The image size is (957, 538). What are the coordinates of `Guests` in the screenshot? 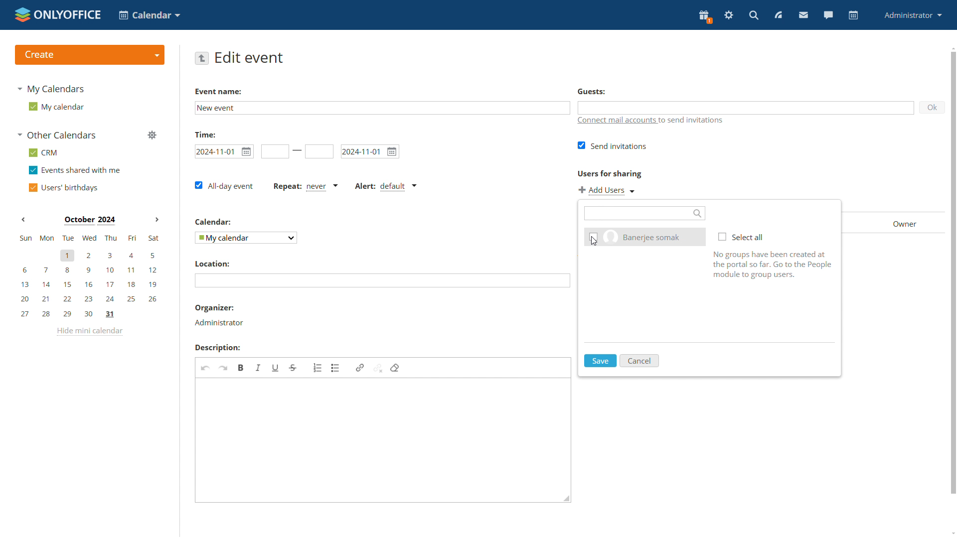 It's located at (592, 92).